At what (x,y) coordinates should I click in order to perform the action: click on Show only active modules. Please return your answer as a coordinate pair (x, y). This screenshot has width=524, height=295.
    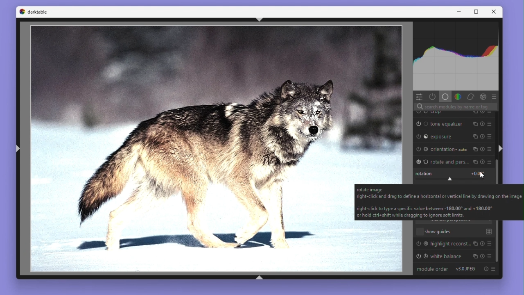
    Looking at the image, I should click on (433, 96).